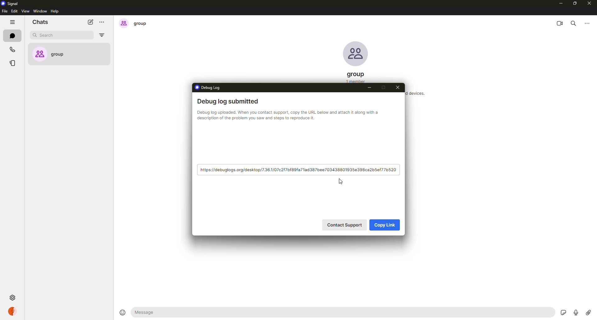  I want to click on signal, so click(12, 3).